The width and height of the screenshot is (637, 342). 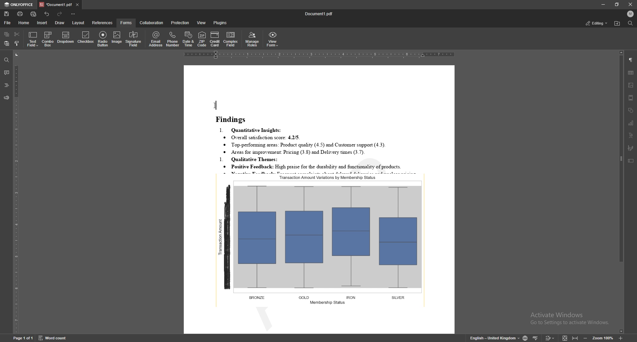 I want to click on dropdown, so click(x=65, y=38).